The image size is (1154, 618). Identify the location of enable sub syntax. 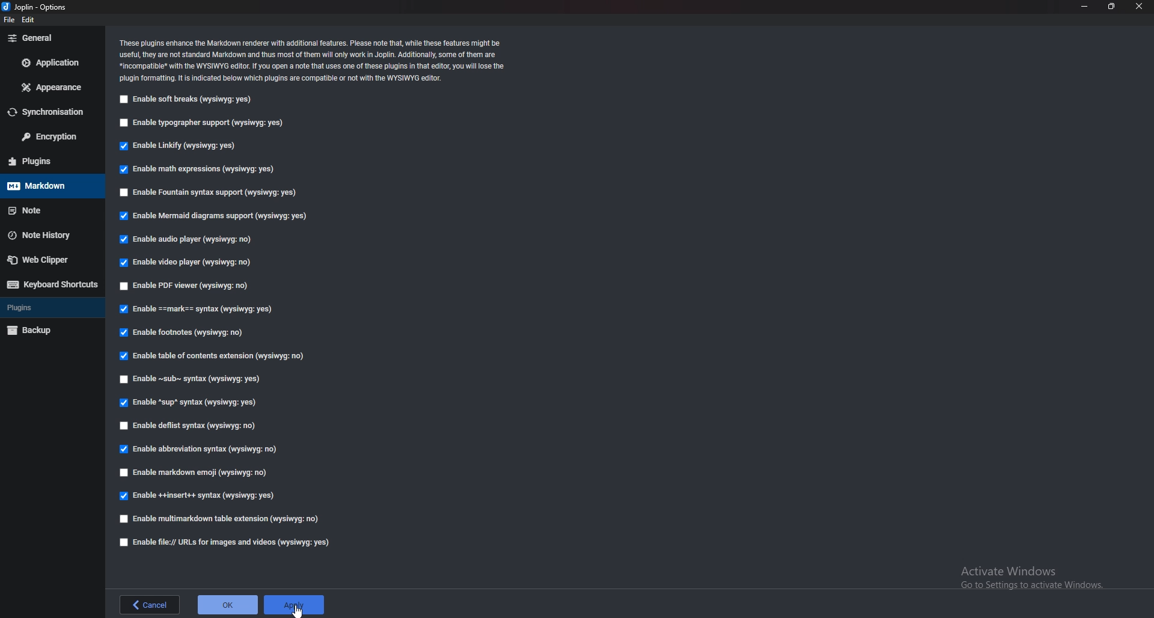
(192, 379).